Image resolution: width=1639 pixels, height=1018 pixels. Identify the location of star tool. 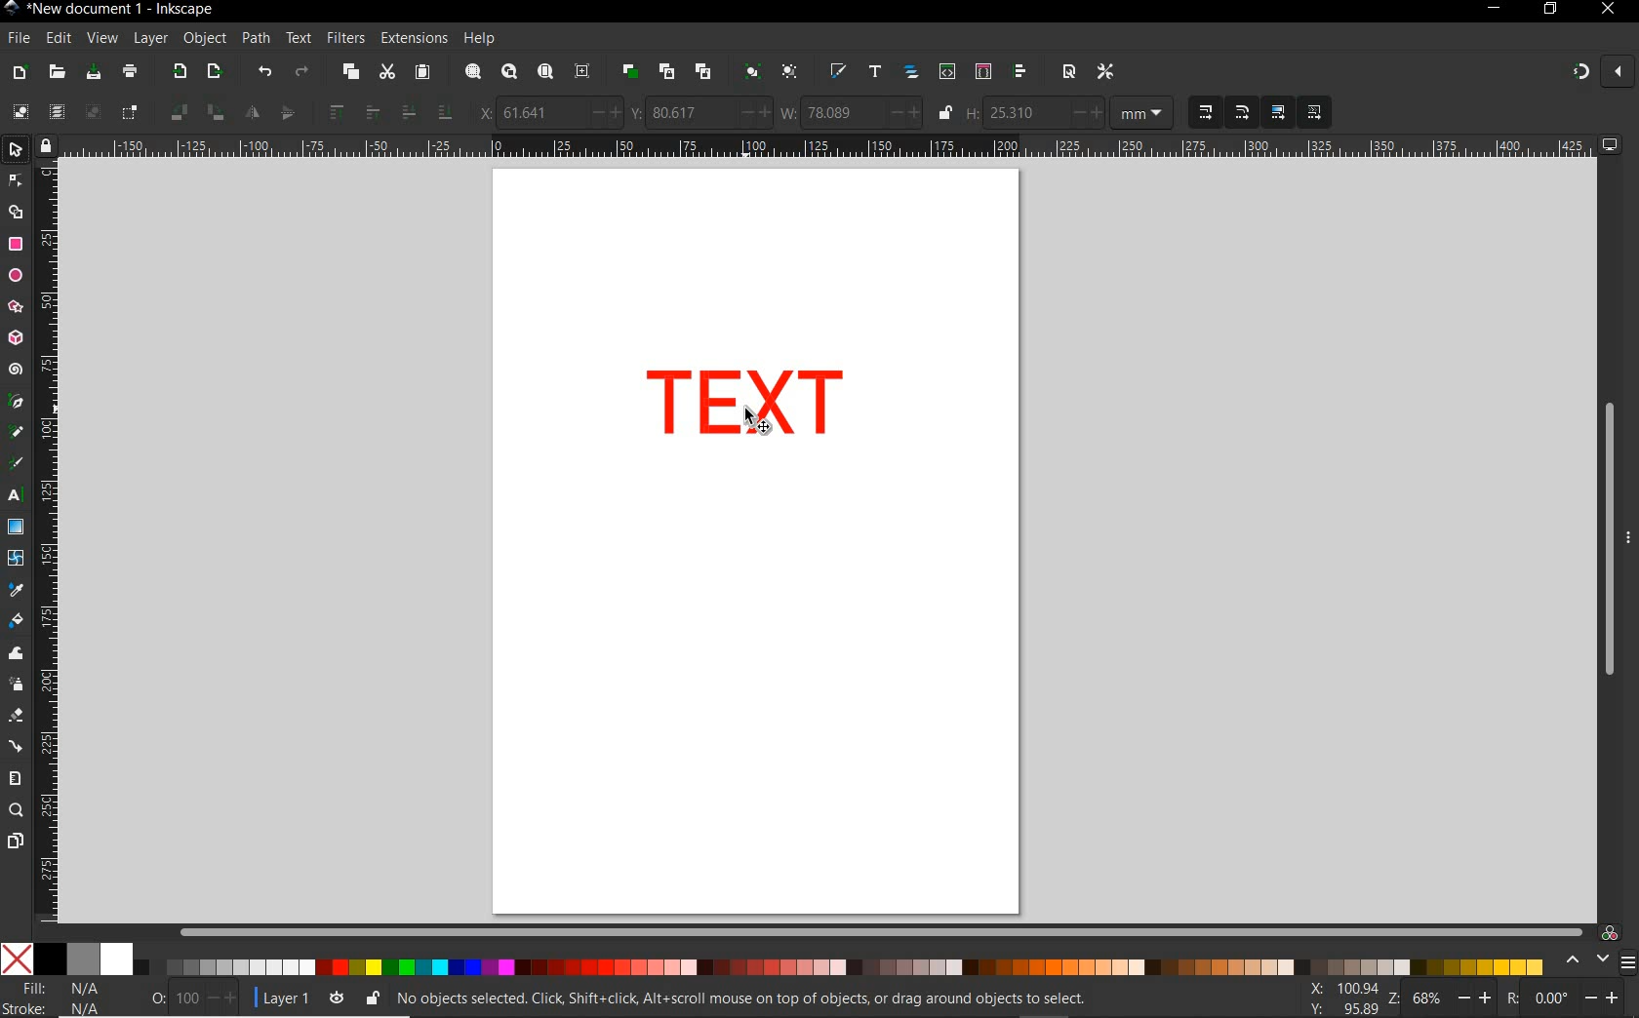
(16, 307).